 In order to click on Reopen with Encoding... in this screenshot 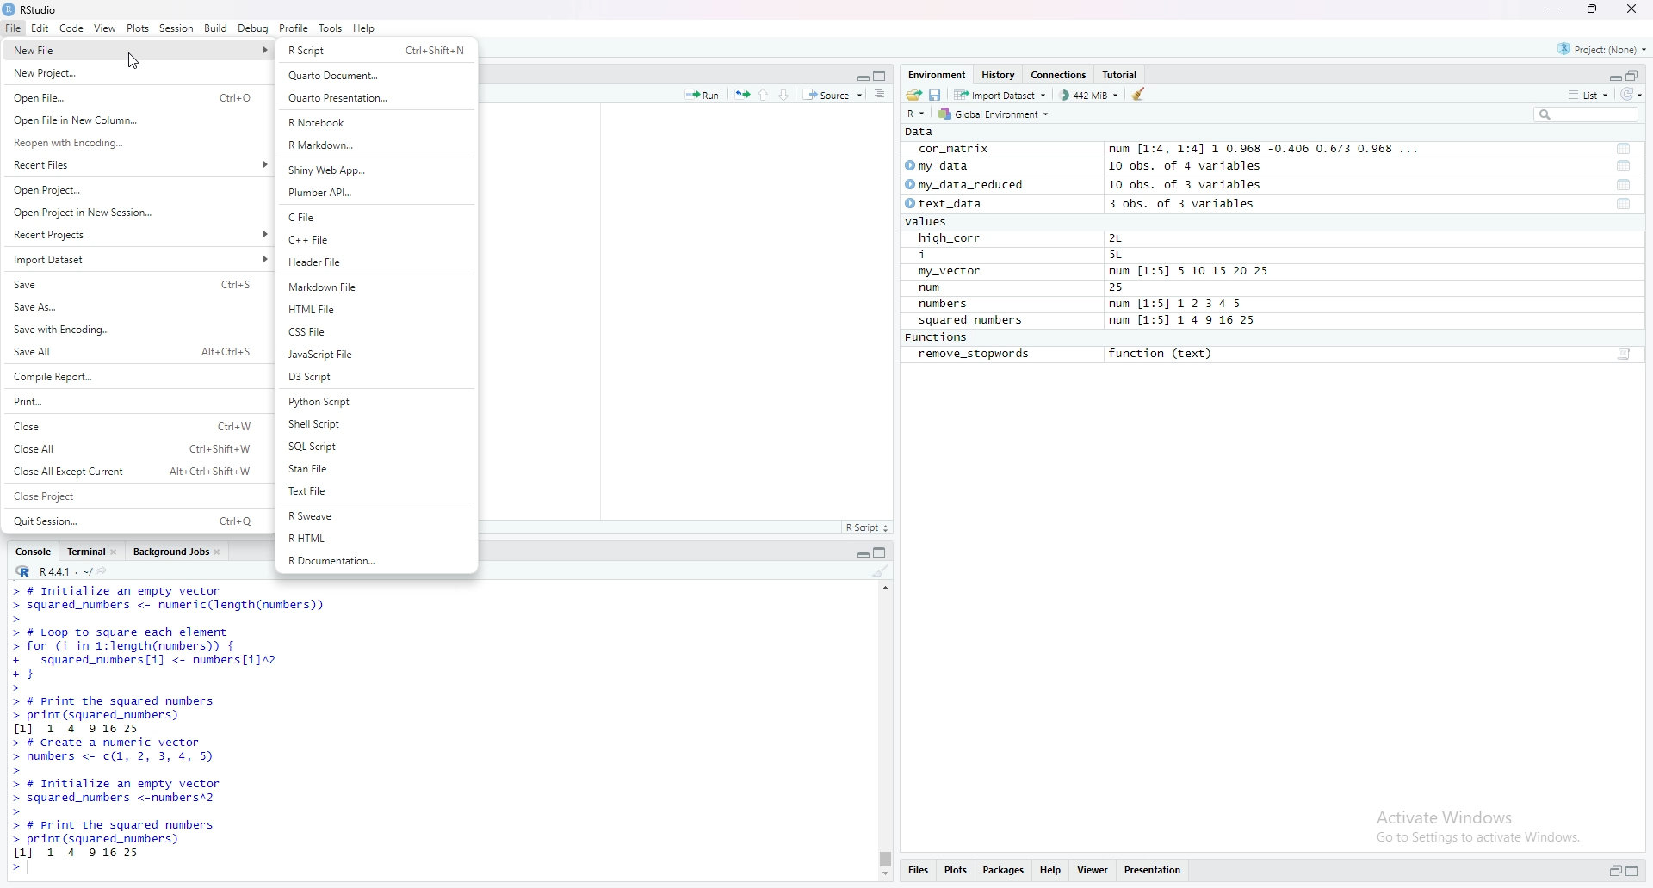, I will do `click(133, 143)`.